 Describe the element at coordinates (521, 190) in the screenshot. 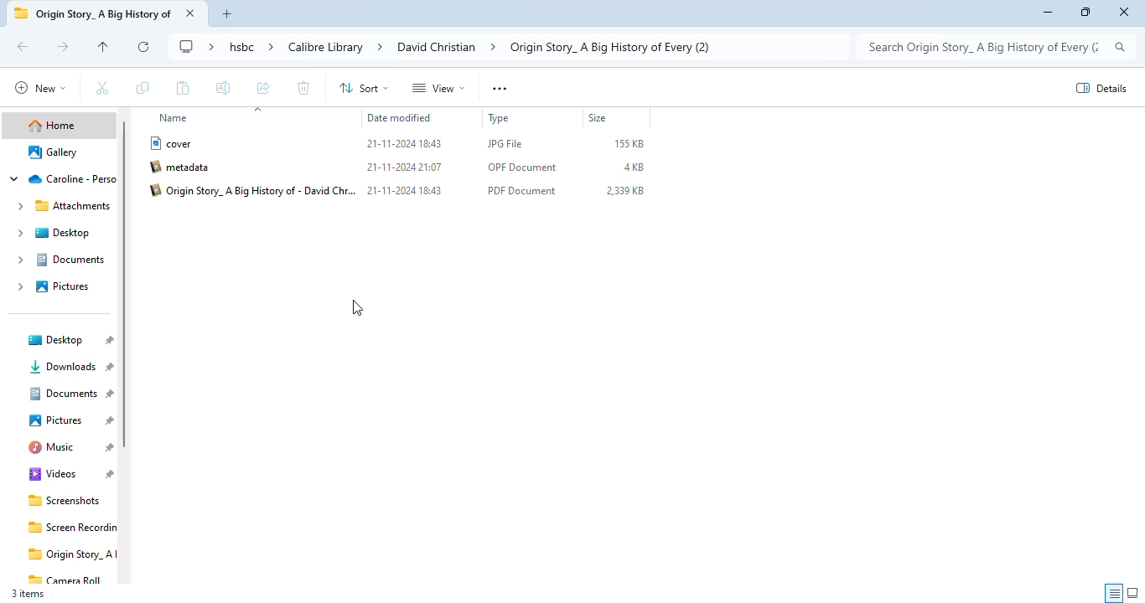

I see `file type` at that location.